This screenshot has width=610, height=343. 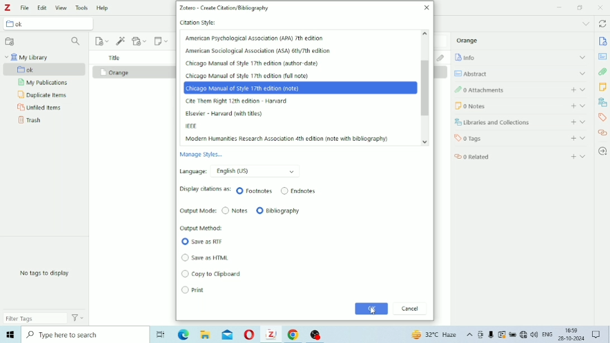 I want to click on Actions, so click(x=78, y=317).